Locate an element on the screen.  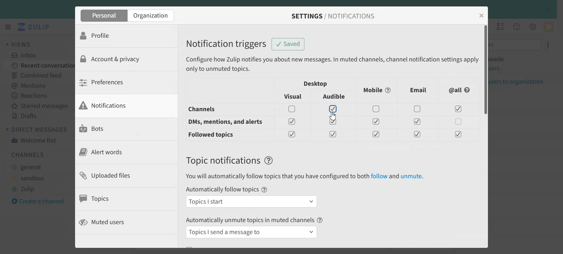
Create a channel is located at coordinates (41, 200).